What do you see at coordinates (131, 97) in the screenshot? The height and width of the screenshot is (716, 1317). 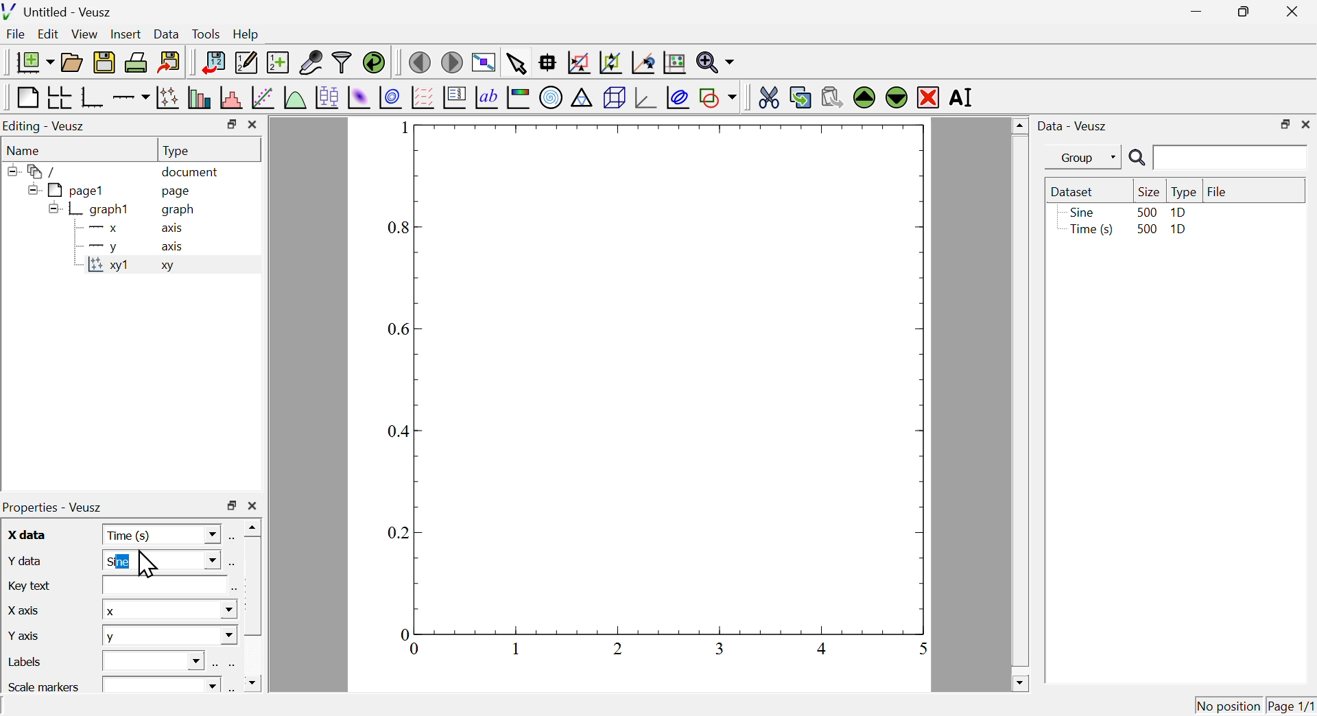 I see `add an axis to the plot` at bounding box center [131, 97].